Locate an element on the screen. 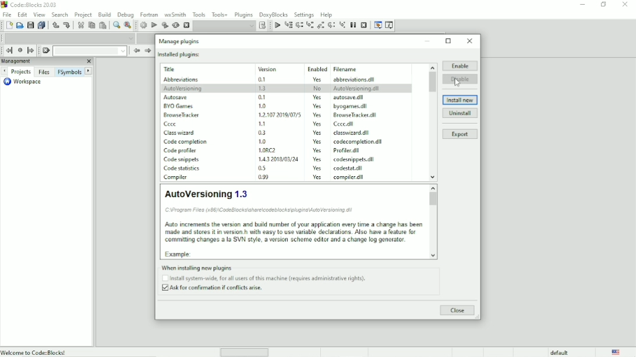 This screenshot has width=636, height=357. Yes is located at coordinates (317, 151).